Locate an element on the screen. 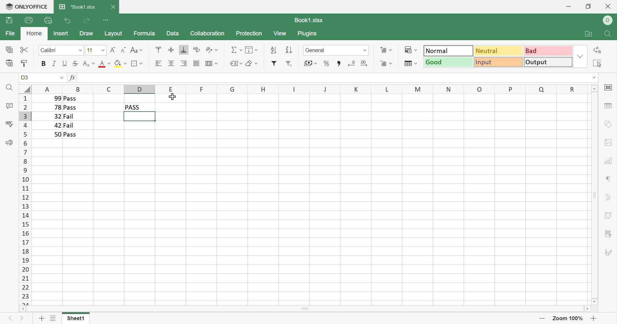  Cut is located at coordinates (25, 50).